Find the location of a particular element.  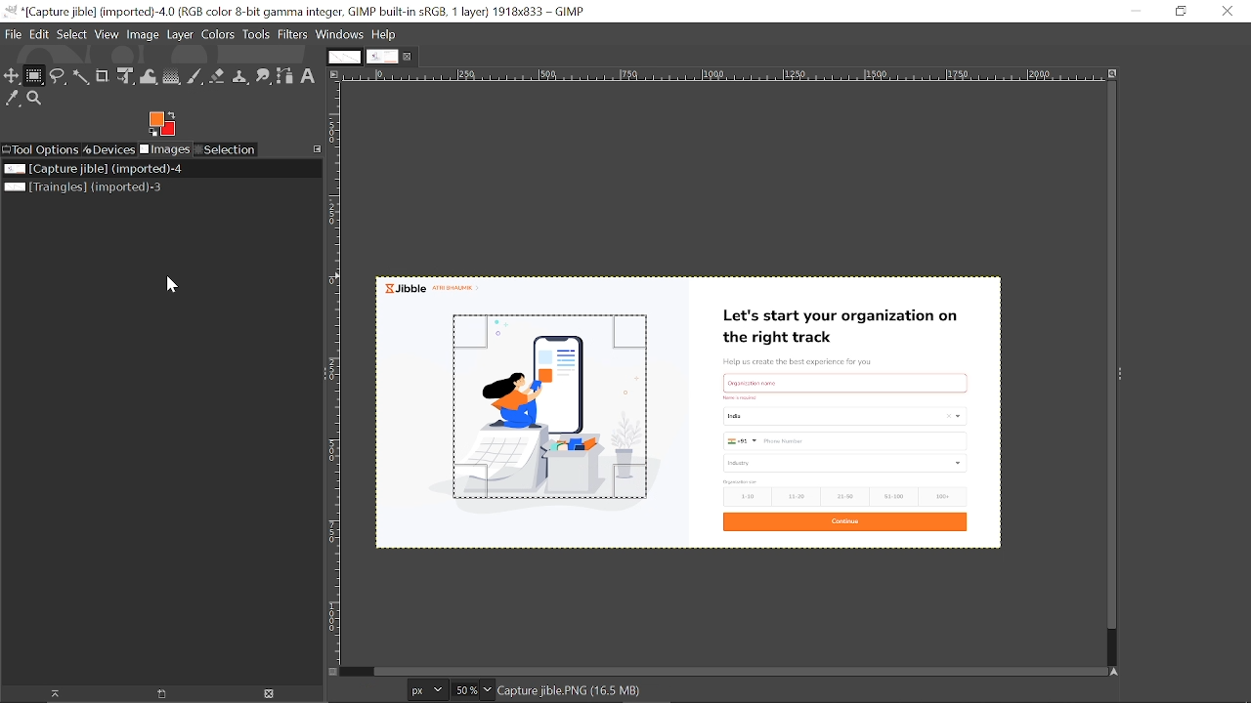

image is located at coordinates (853, 415).